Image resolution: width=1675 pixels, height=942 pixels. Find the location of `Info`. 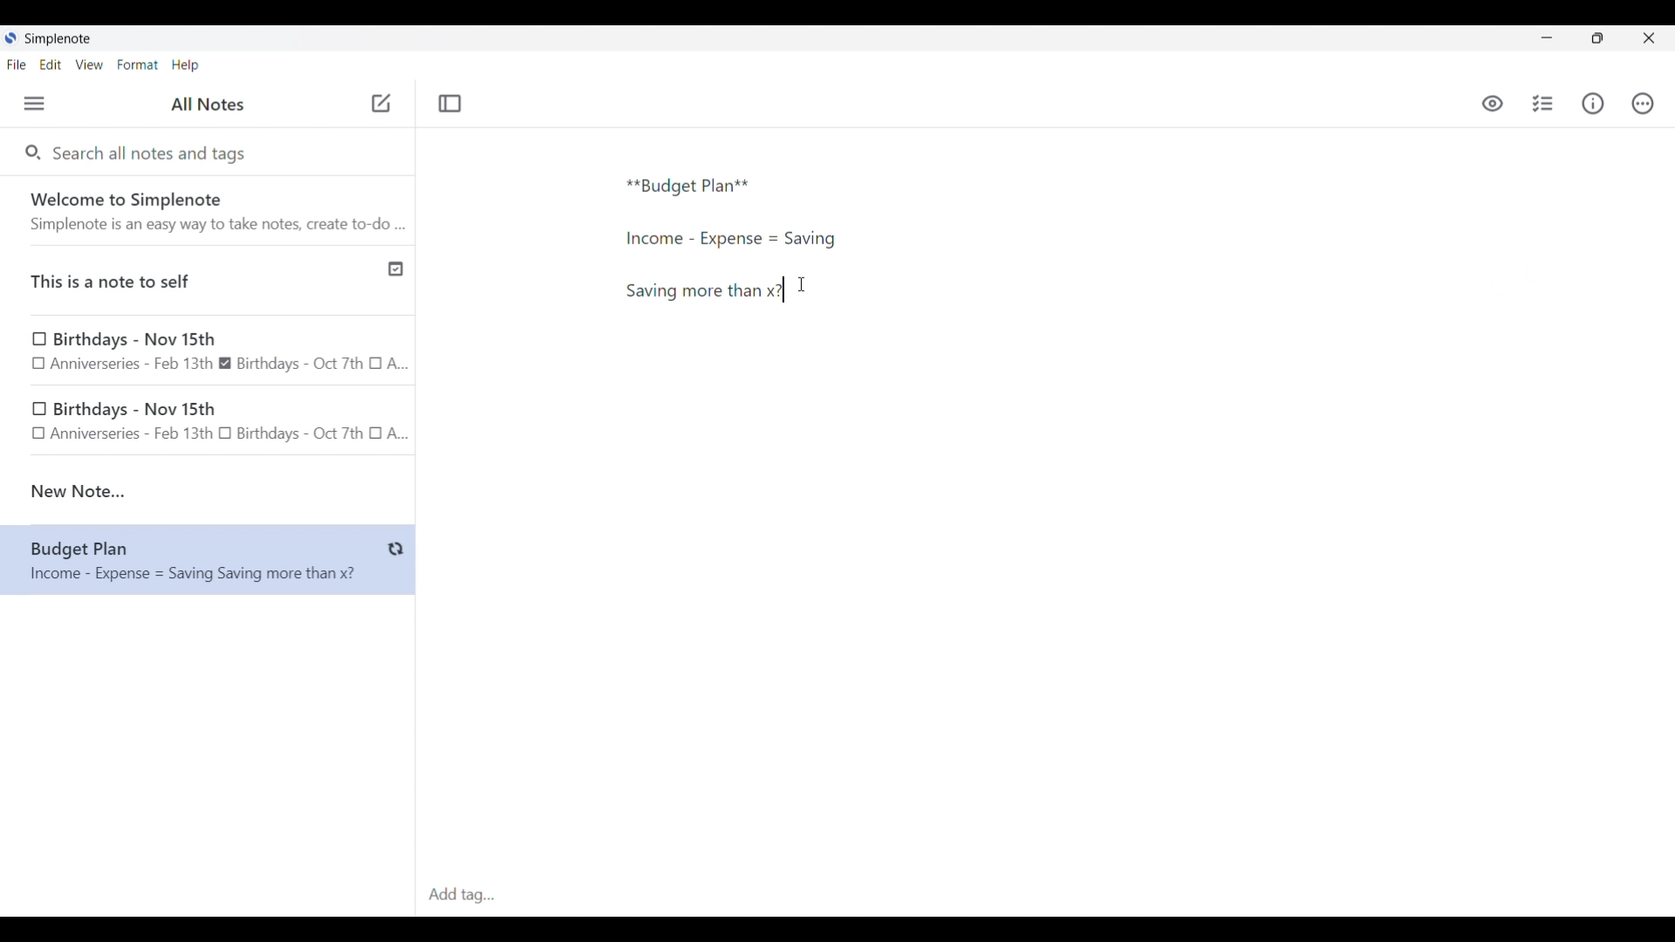

Info is located at coordinates (1593, 103).